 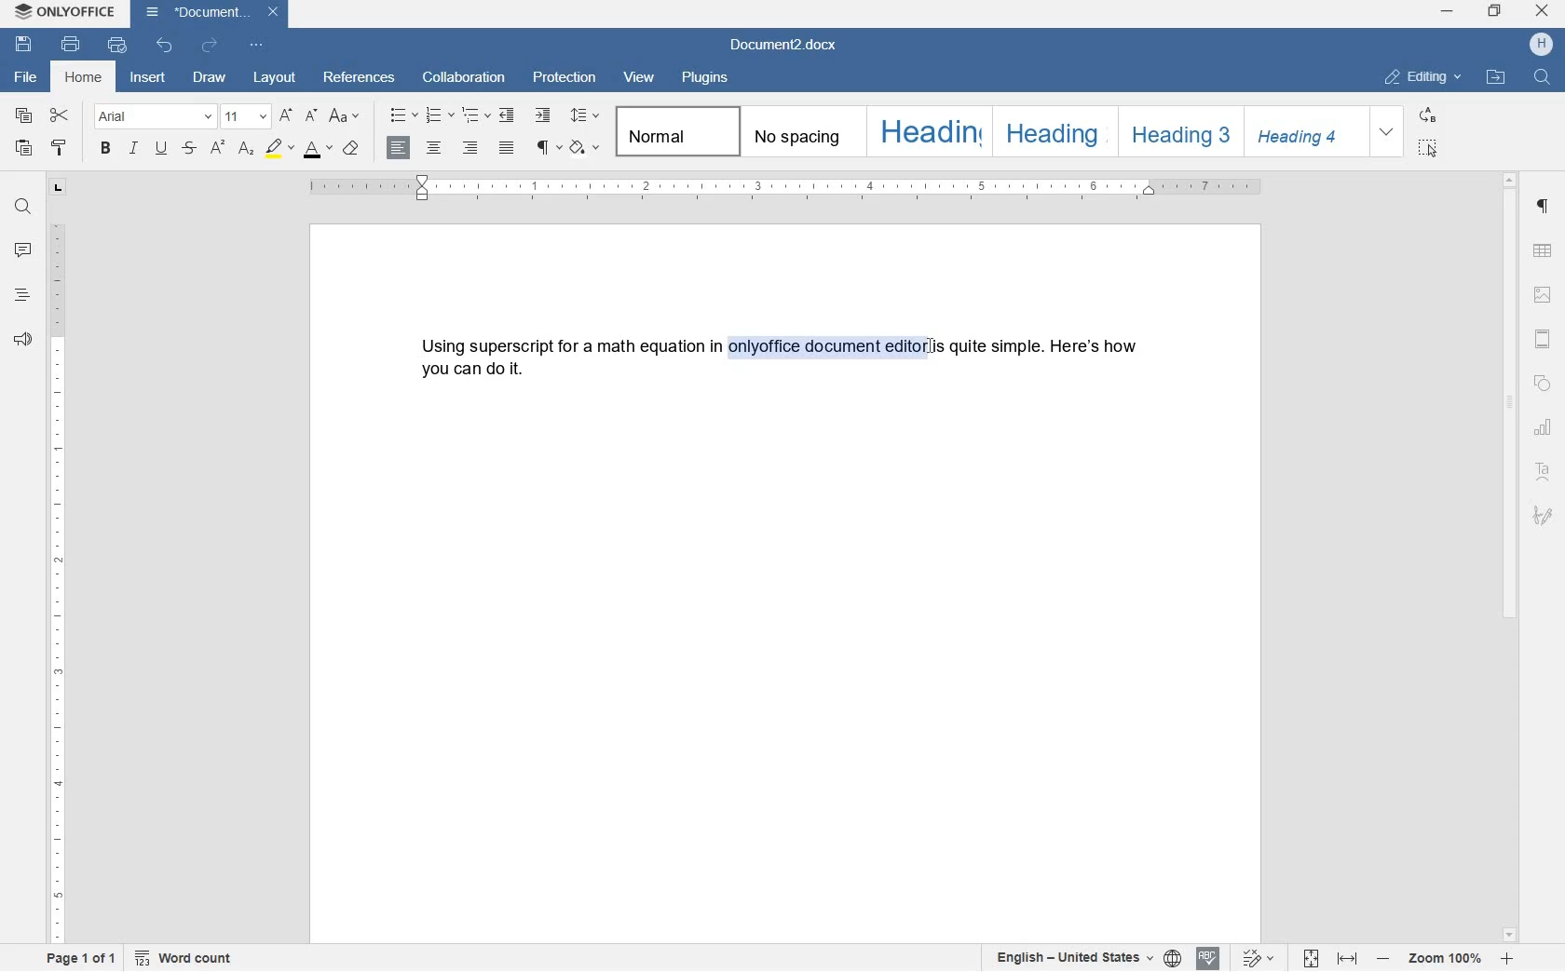 I want to click on word count, so click(x=188, y=958).